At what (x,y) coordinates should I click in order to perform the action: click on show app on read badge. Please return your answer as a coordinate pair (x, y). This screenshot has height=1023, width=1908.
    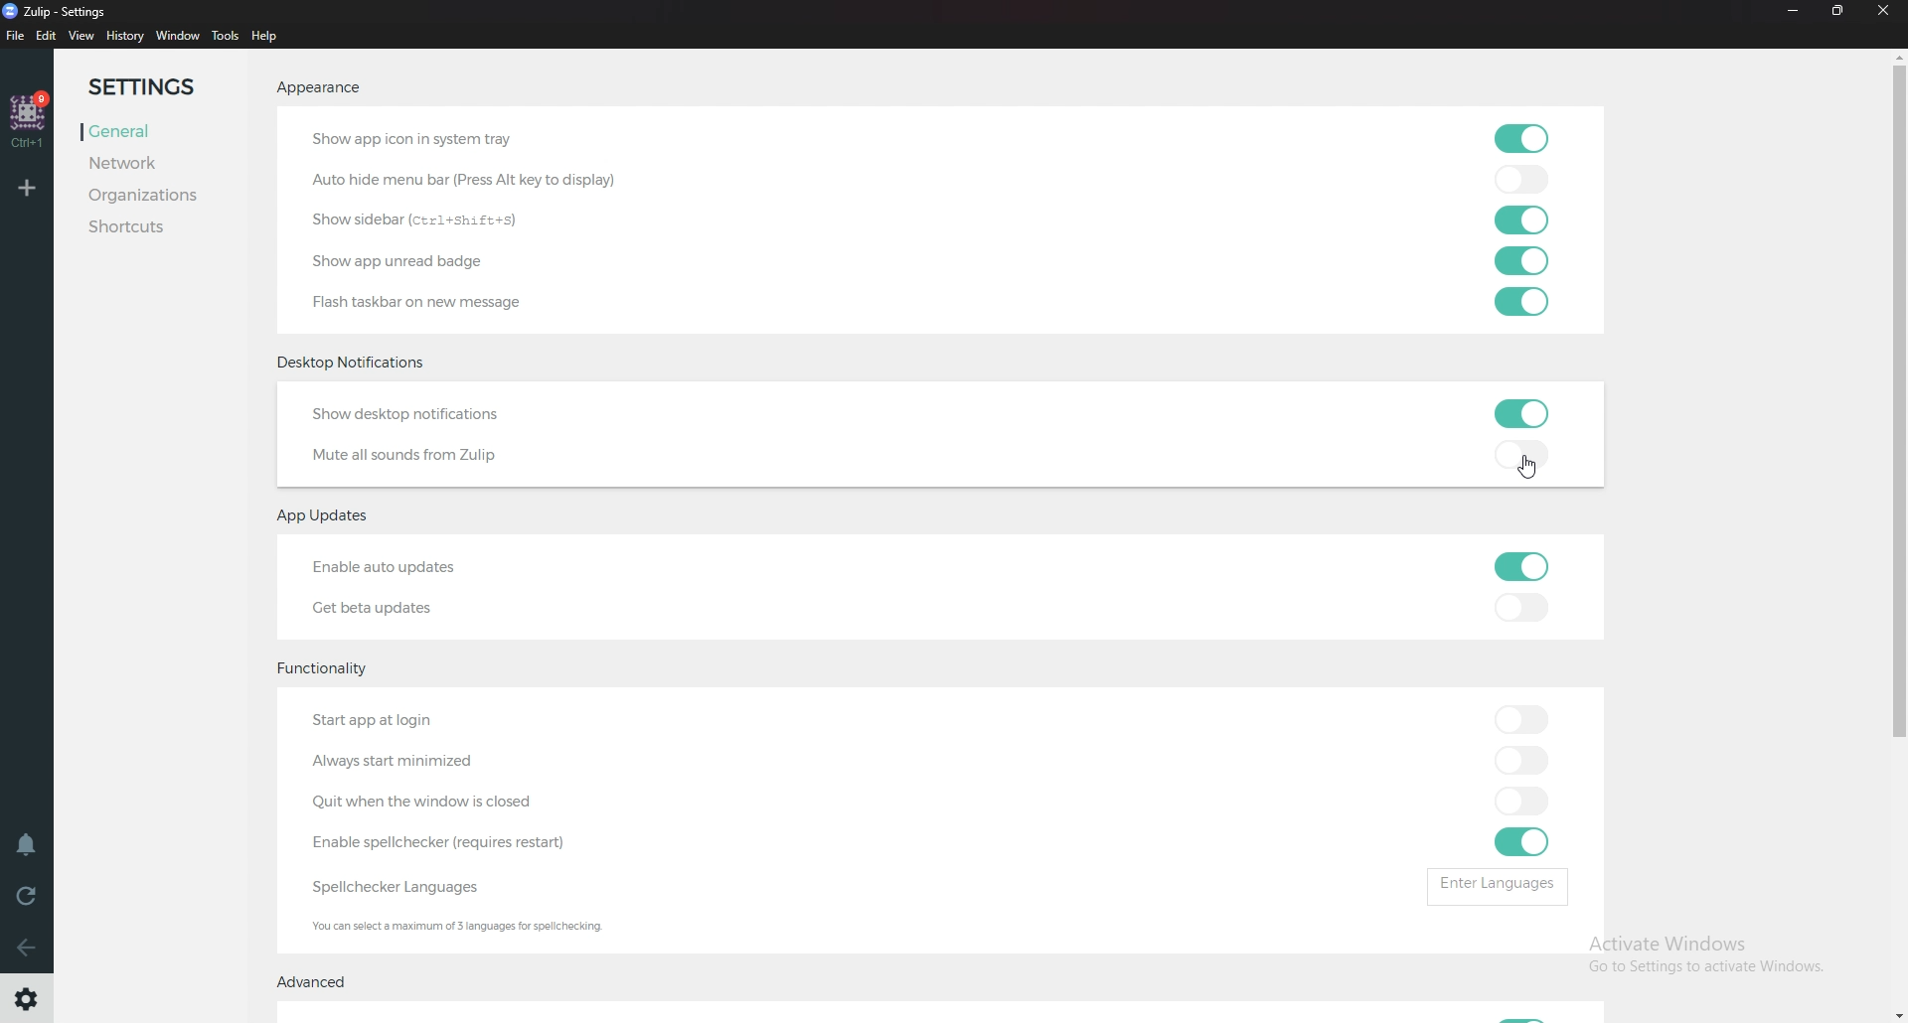
    Looking at the image, I should click on (405, 261).